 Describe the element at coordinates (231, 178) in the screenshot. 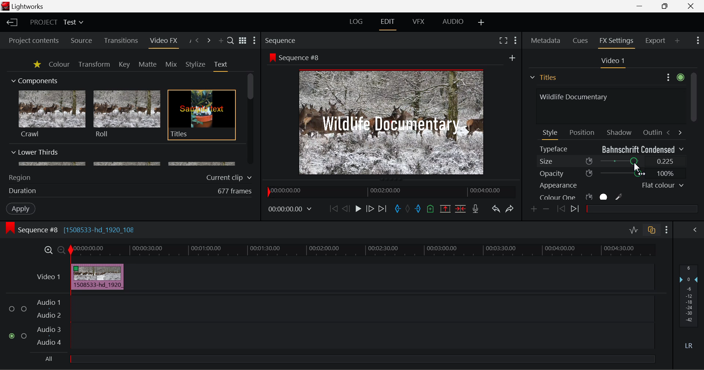

I see `Current clip` at that location.